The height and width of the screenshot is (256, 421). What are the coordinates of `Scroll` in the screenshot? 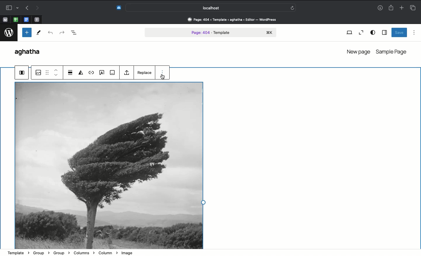 It's located at (418, 100).